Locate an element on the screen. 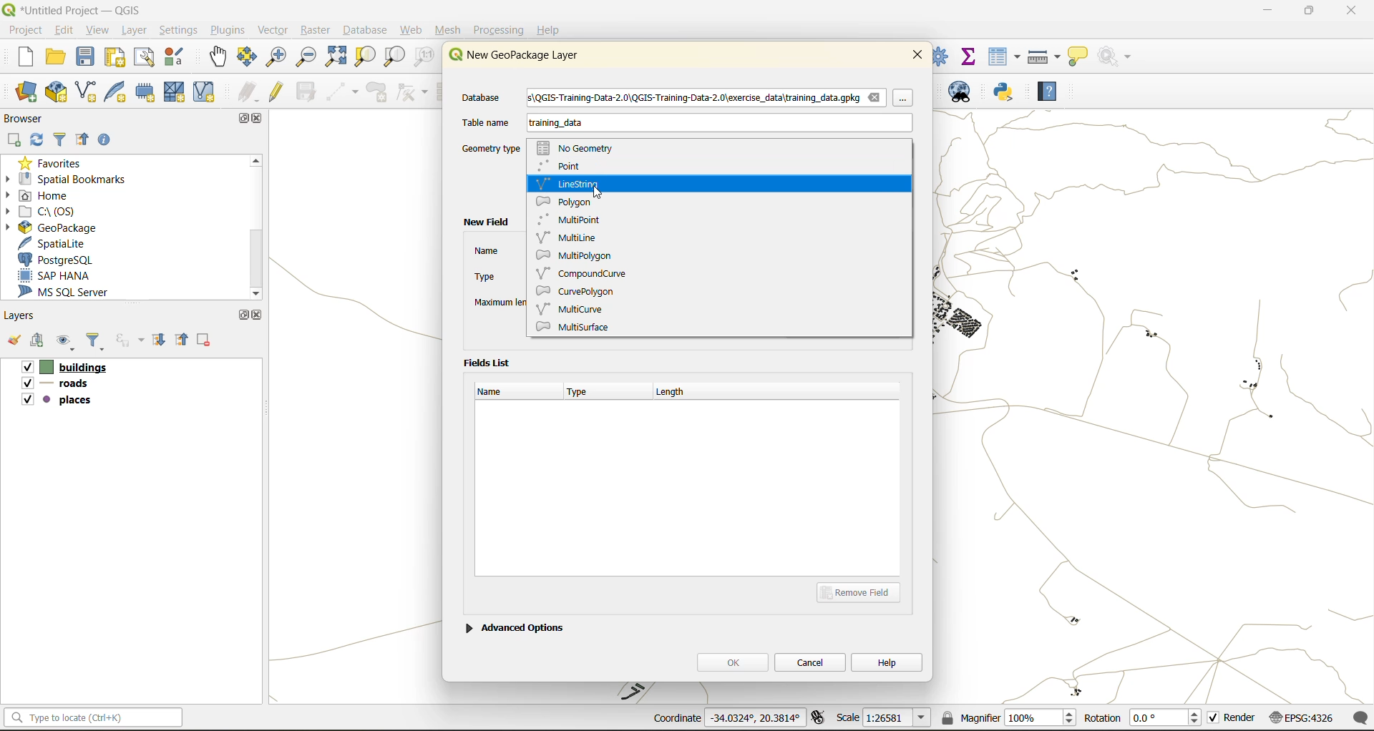 The image size is (1374, 731). collapse all is located at coordinates (86, 140).